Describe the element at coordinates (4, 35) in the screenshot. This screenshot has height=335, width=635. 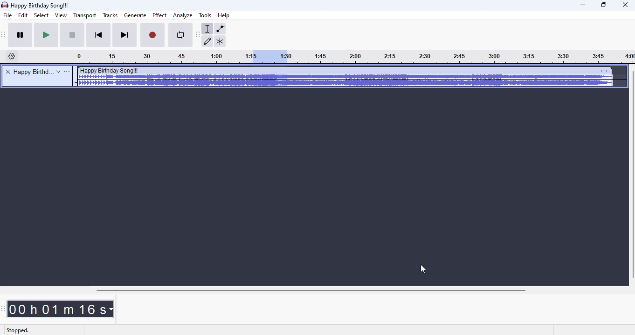
I see `audacity transport toolbar` at that location.